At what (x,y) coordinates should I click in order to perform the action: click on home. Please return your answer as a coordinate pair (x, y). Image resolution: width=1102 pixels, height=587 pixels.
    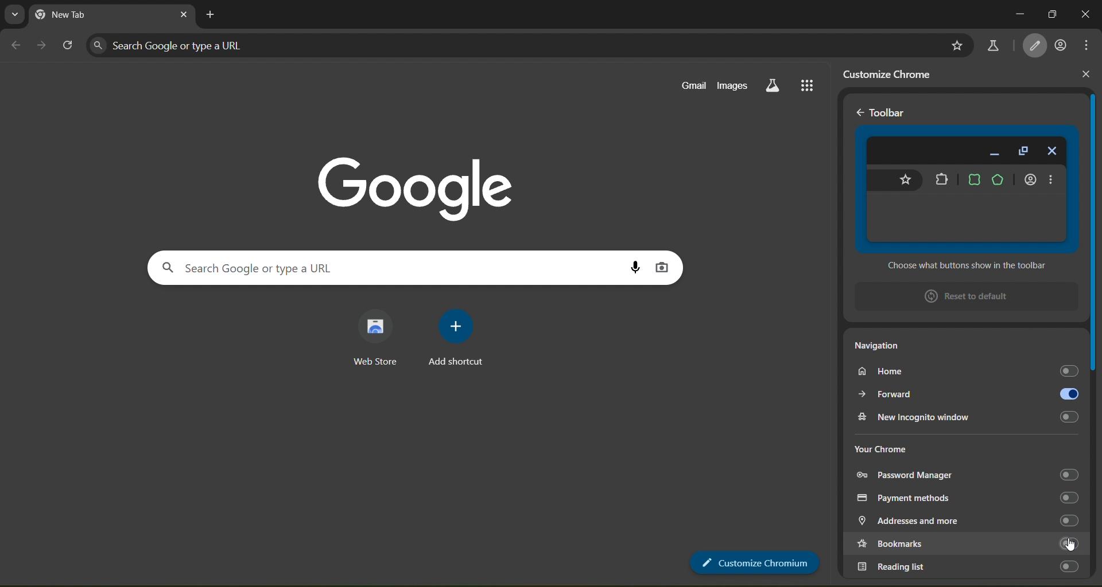
    Looking at the image, I should click on (967, 372).